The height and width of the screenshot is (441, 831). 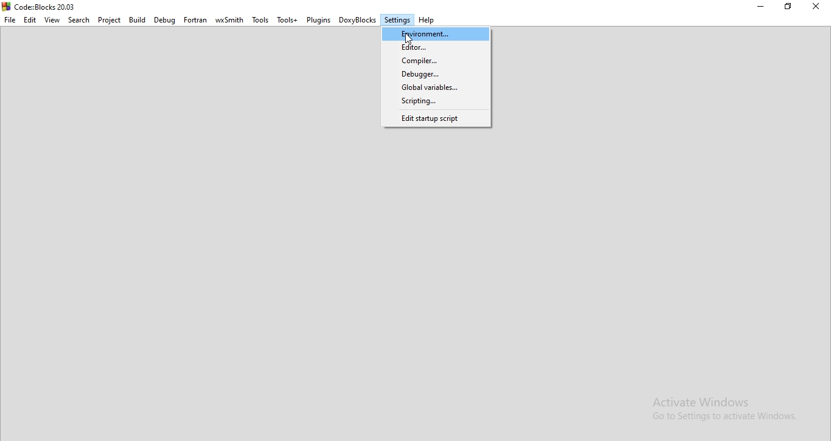 I want to click on Search, so click(x=80, y=21).